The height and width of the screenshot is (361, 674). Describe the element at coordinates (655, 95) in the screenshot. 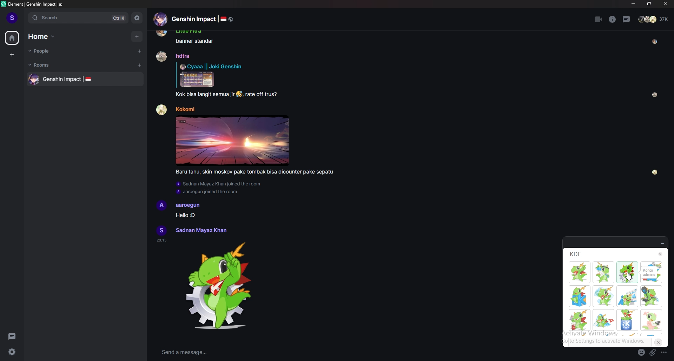

I see `seen by` at that location.